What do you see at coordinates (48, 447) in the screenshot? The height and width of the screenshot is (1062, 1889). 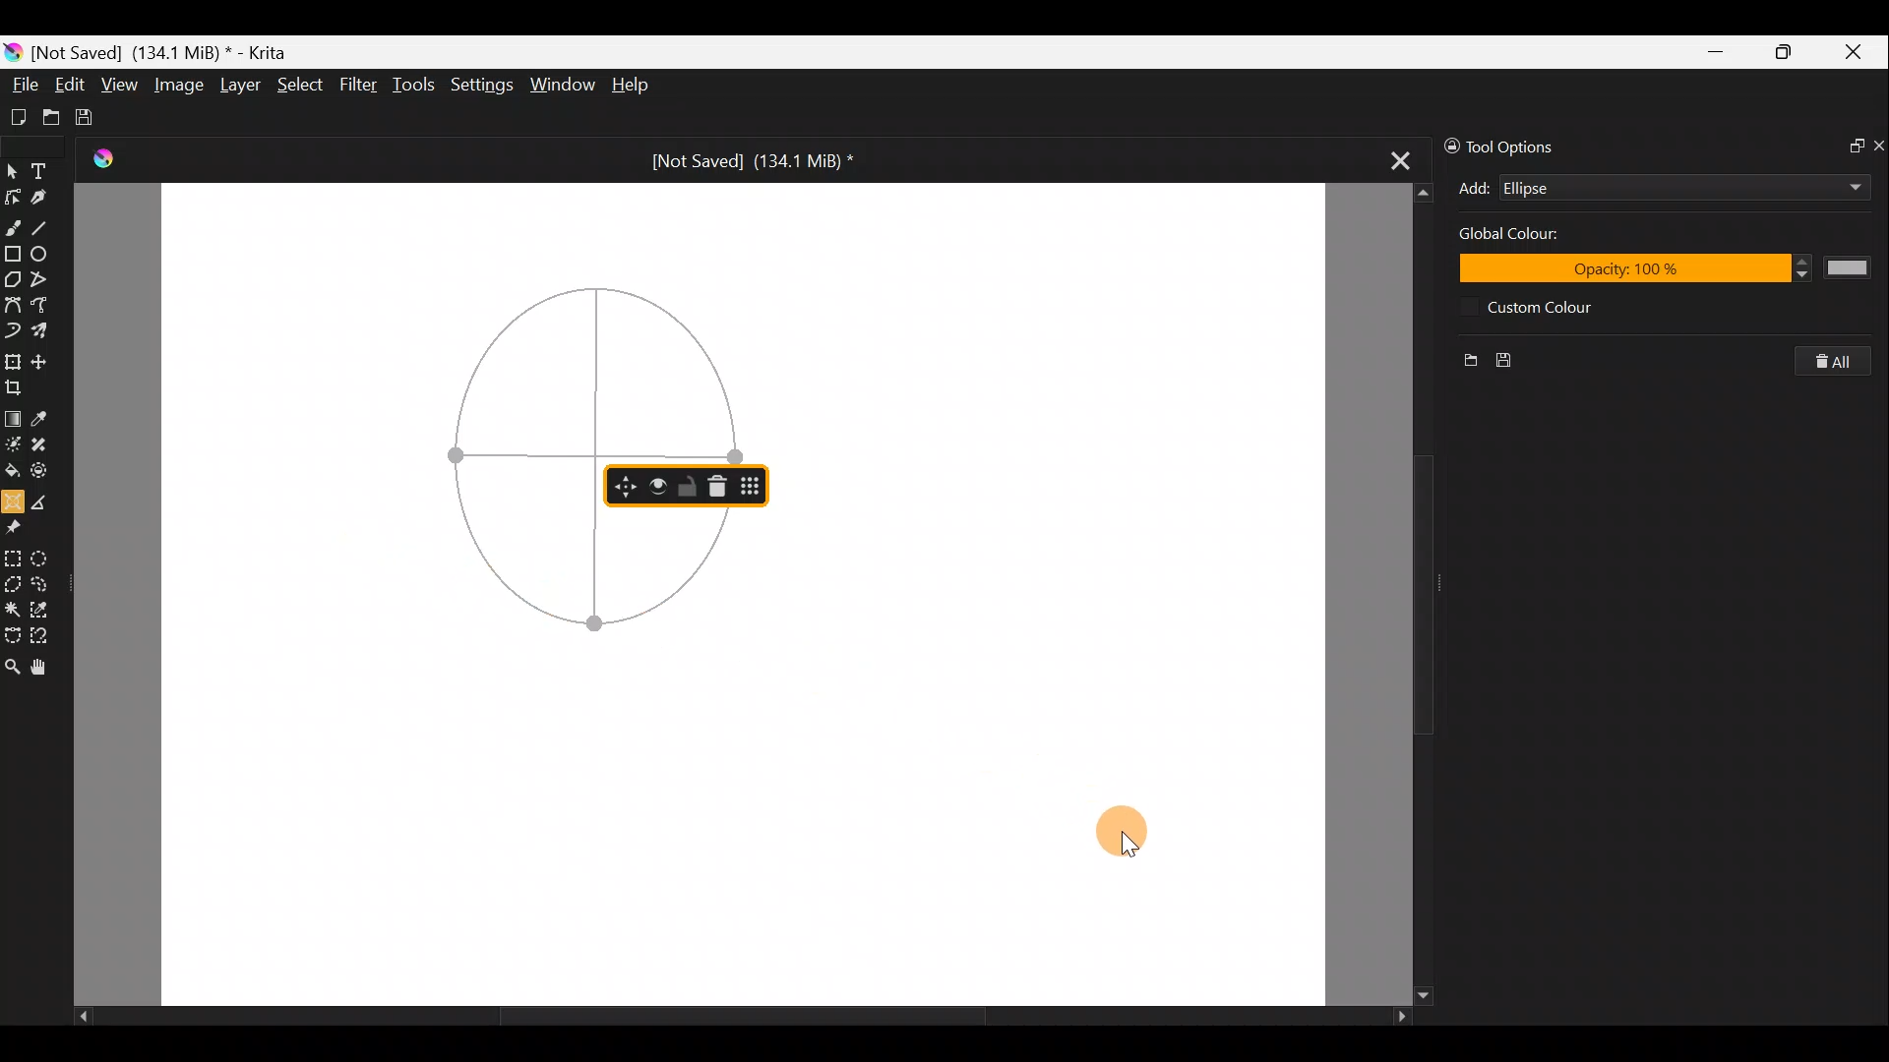 I see `Smart patch tool` at bounding box center [48, 447].